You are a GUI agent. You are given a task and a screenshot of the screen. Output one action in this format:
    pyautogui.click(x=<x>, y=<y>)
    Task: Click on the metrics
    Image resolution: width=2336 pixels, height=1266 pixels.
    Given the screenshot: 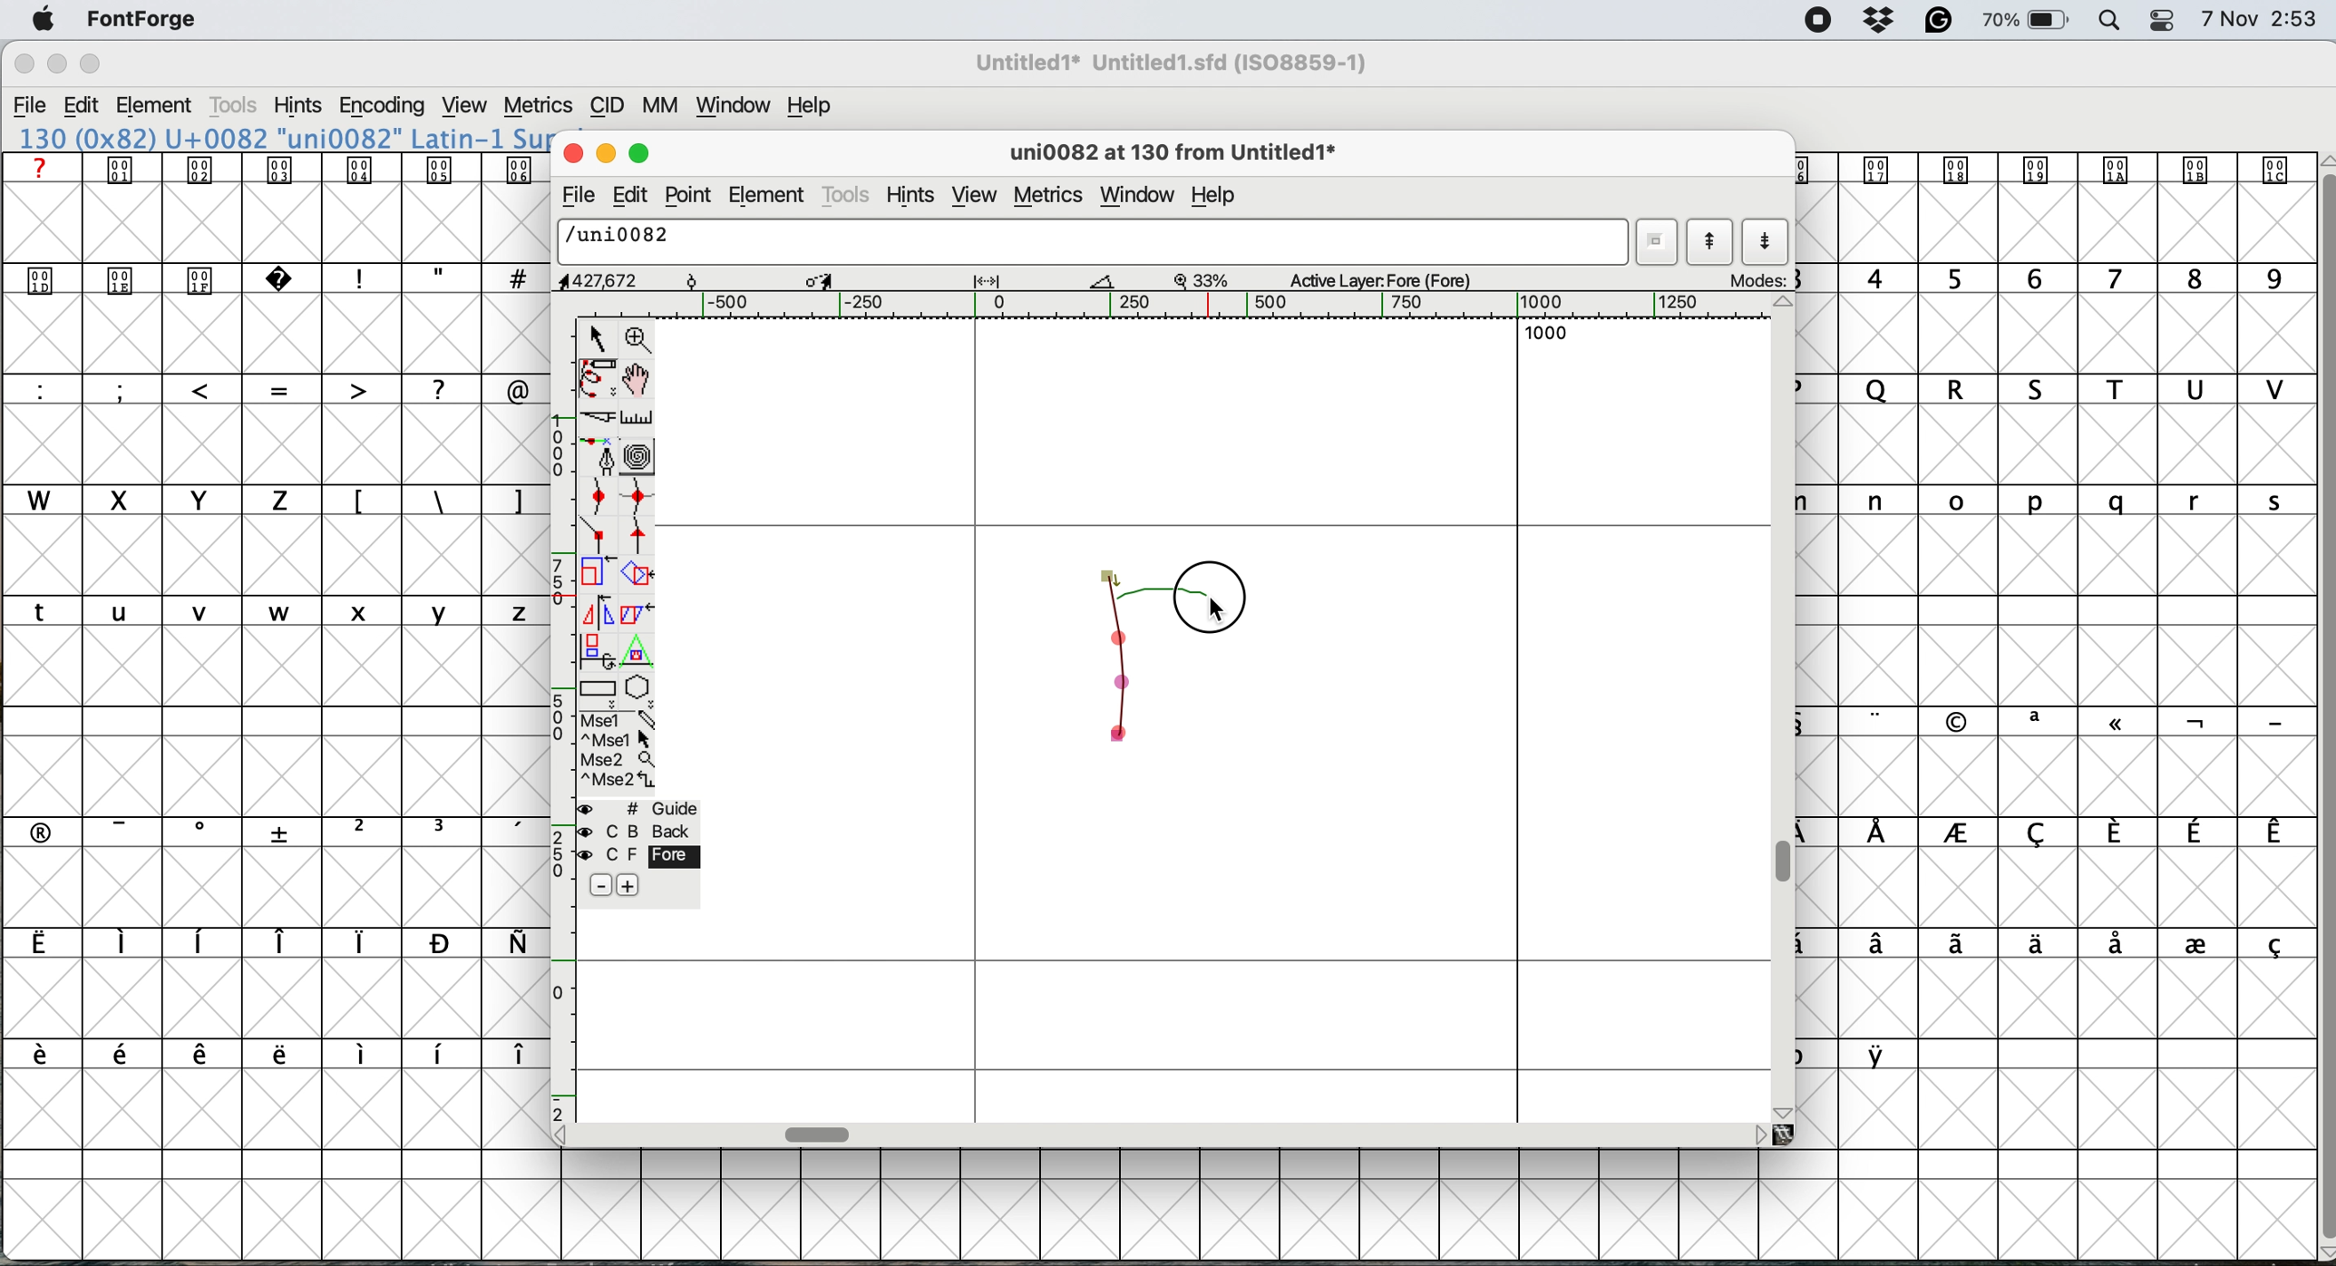 What is the action you would take?
    pyautogui.click(x=541, y=102)
    